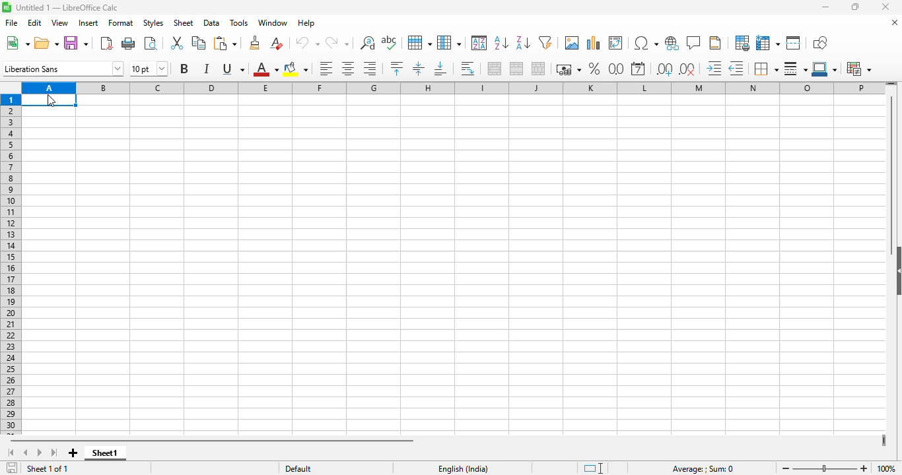  What do you see at coordinates (55, 453) in the screenshot?
I see `scroll to last page` at bounding box center [55, 453].